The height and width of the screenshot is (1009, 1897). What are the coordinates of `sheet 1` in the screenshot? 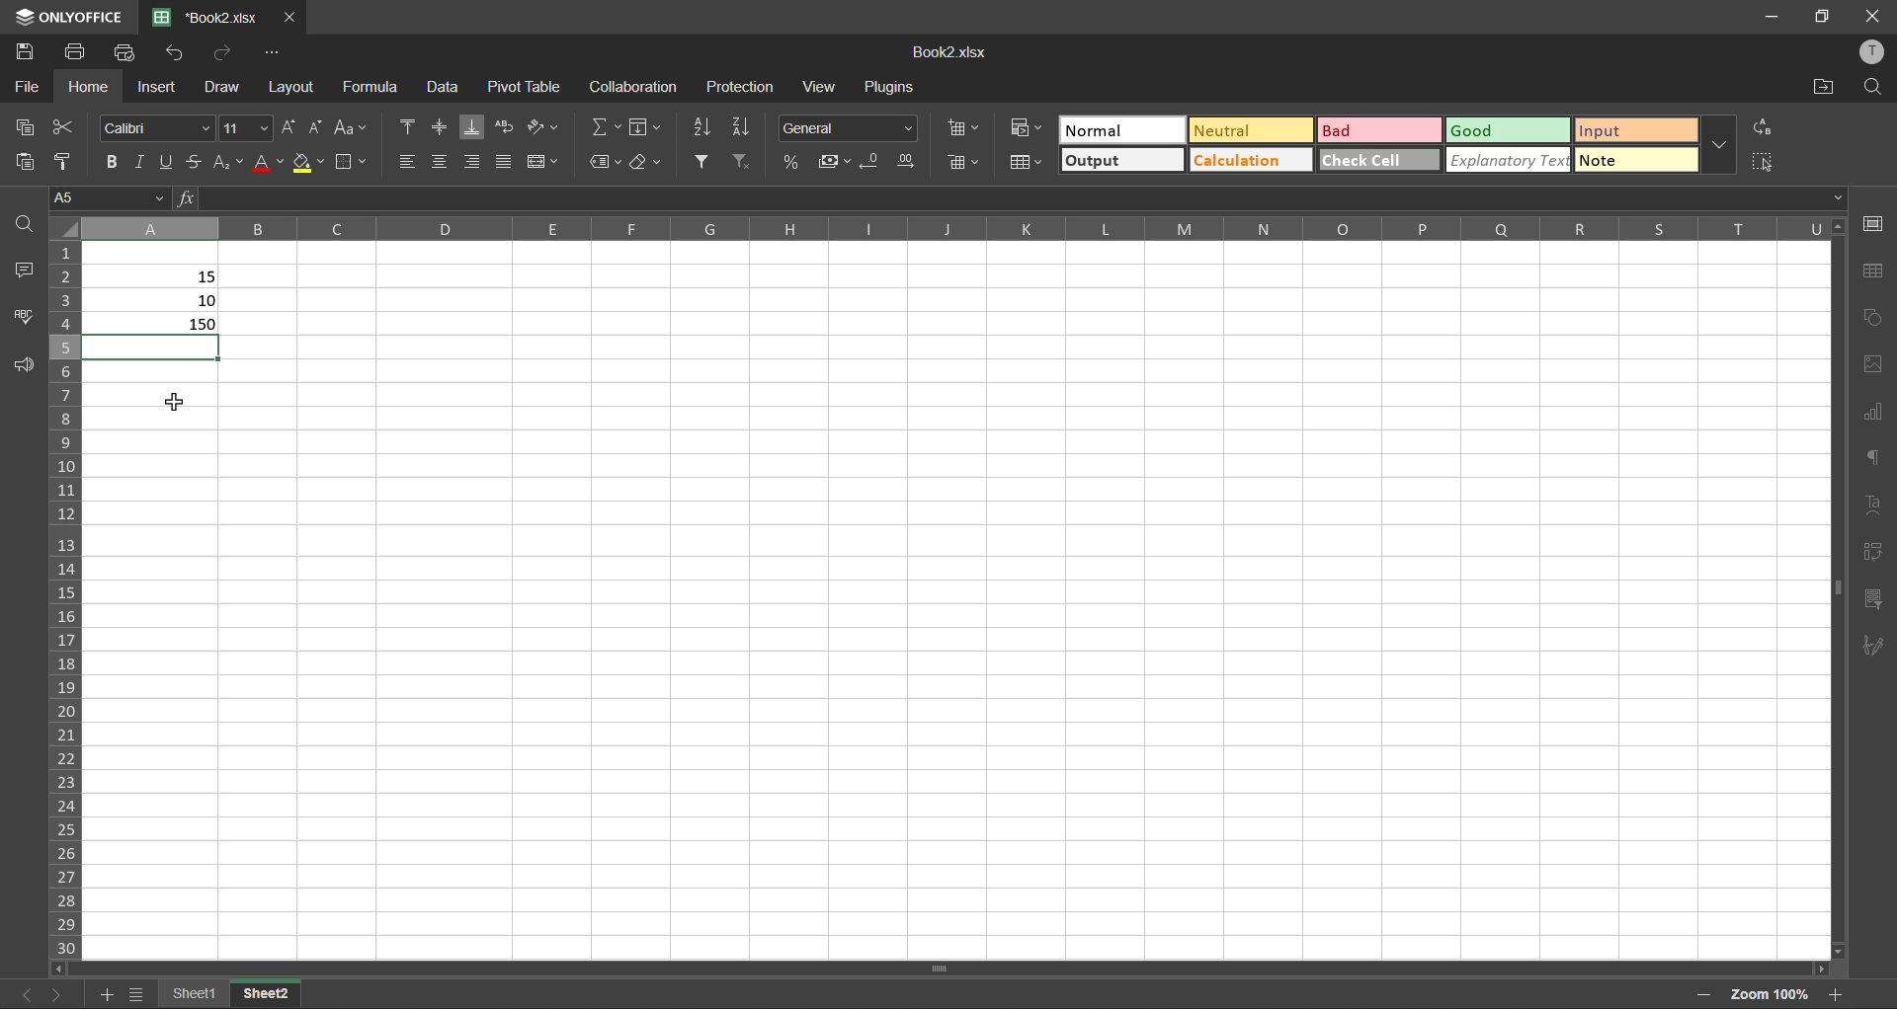 It's located at (193, 994).